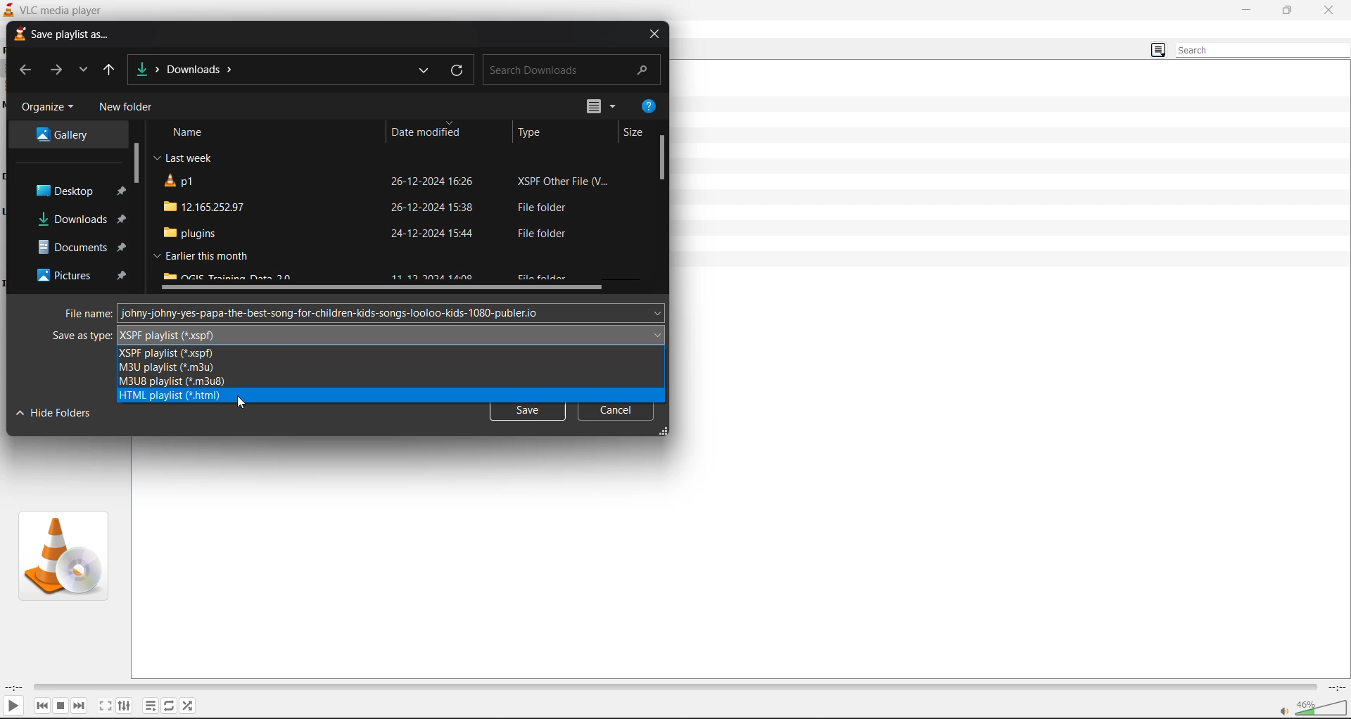 The width and height of the screenshot is (1351, 719). Describe the element at coordinates (15, 705) in the screenshot. I see `play` at that location.